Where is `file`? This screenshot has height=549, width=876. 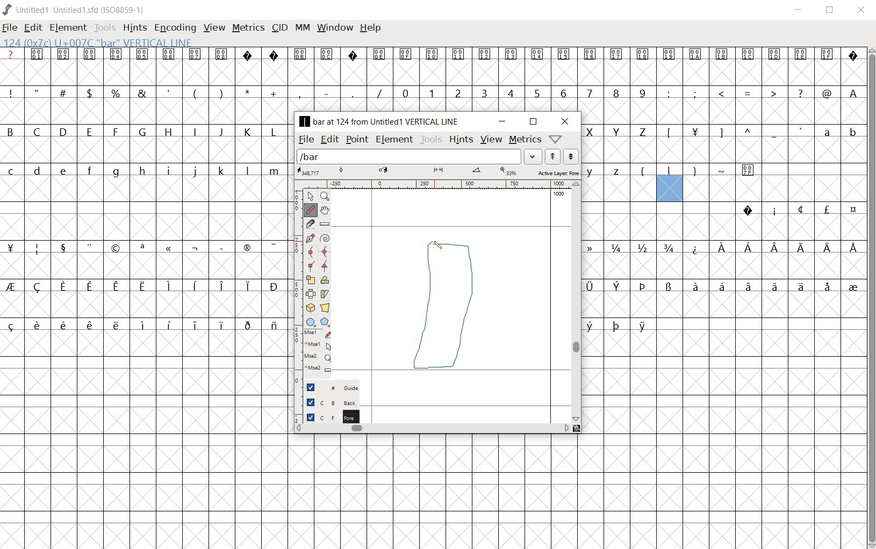 file is located at coordinates (306, 140).